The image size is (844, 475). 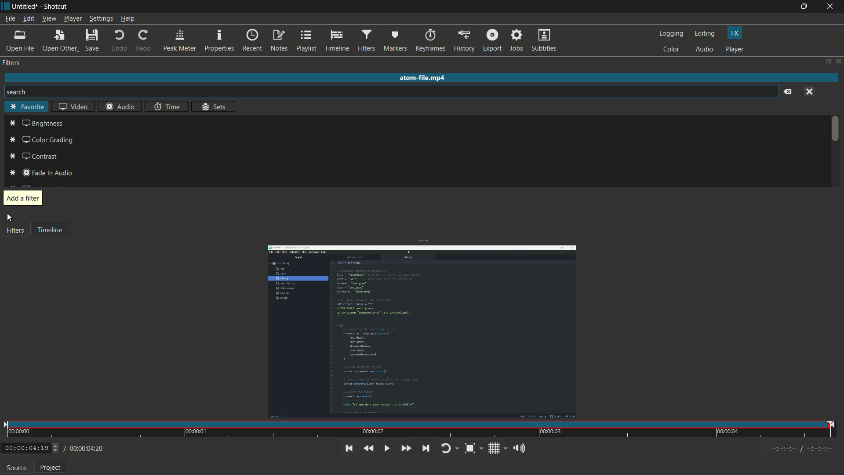 I want to click on audio, so click(x=120, y=106).